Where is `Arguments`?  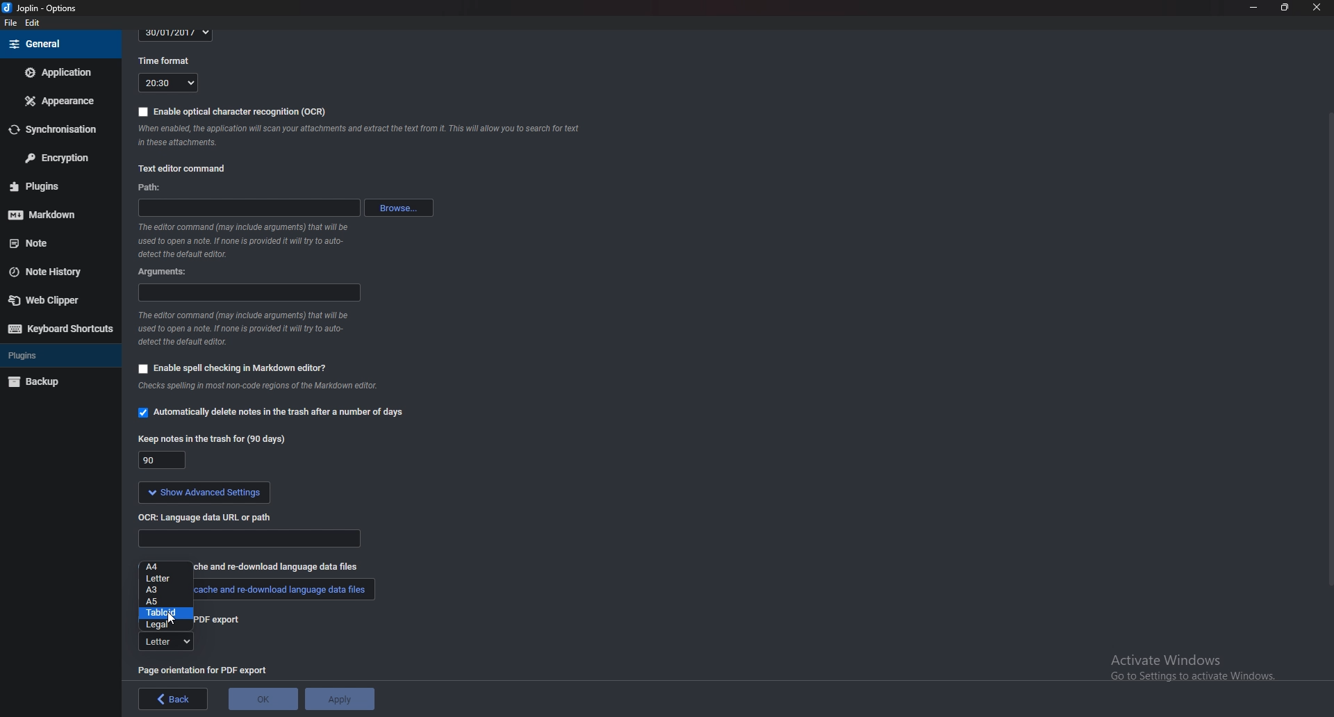
Arguments is located at coordinates (169, 272).